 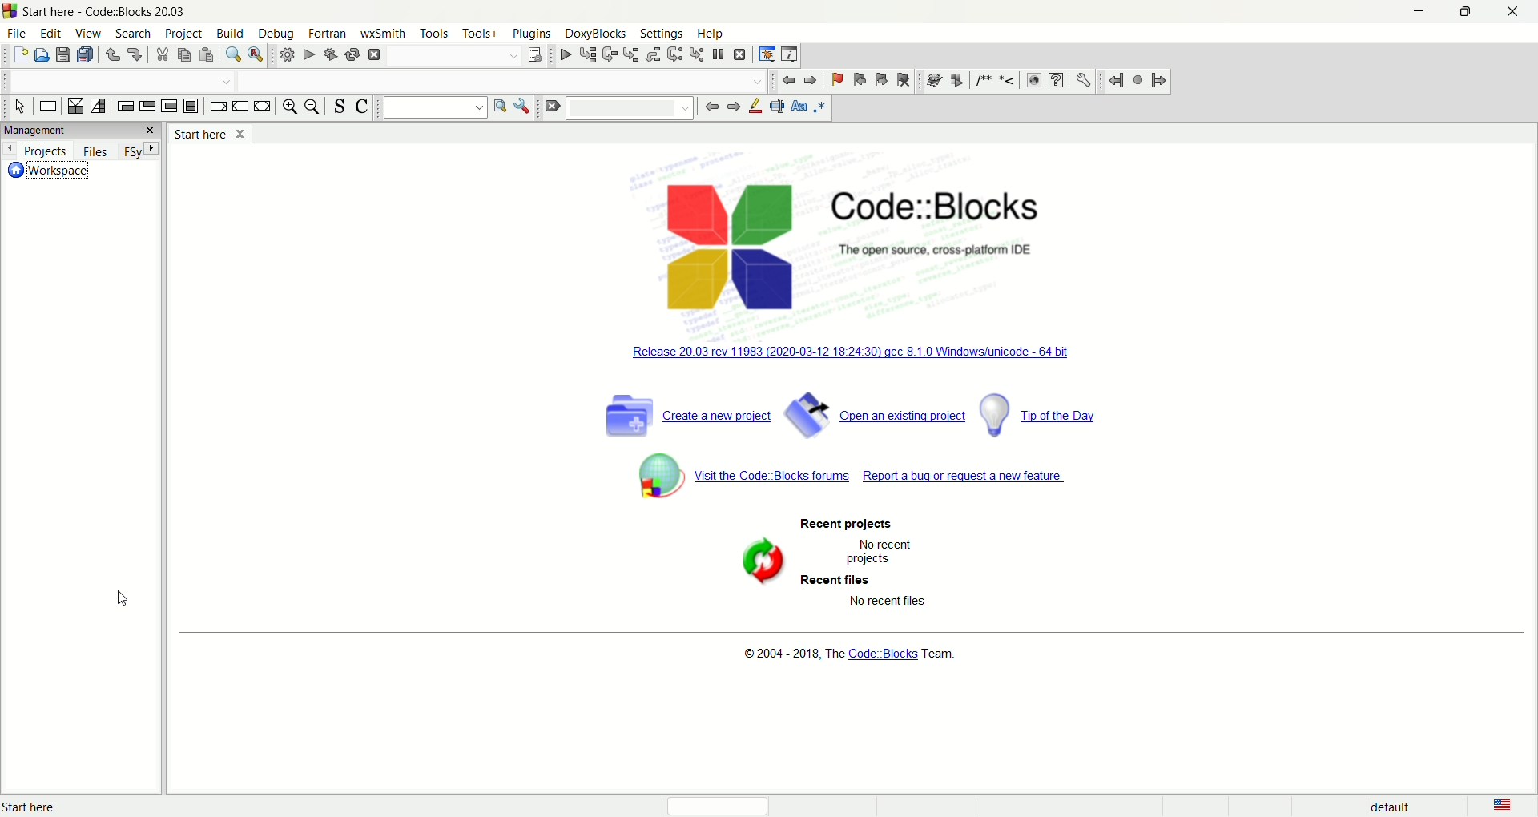 What do you see at coordinates (786, 80) in the screenshot?
I see `jump bacj` at bounding box center [786, 80].